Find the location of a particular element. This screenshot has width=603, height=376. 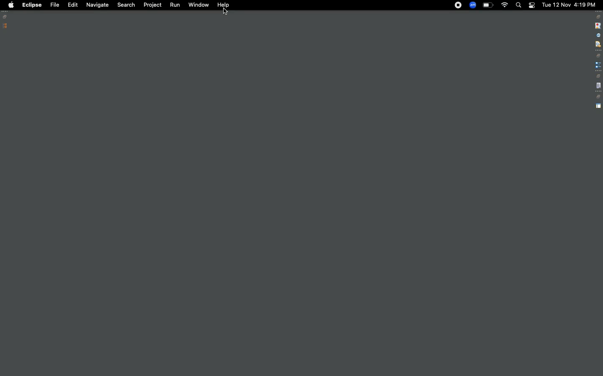

Edit is located at coordinates (71, 4).